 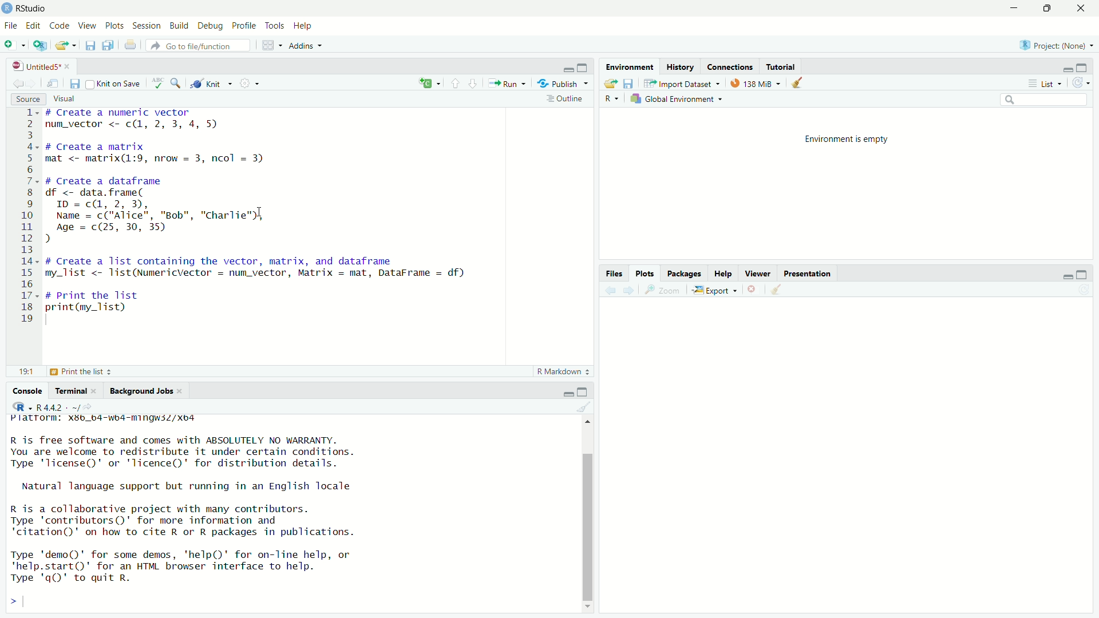 What do you see at coordinates (458, 83) in the screenshot?
I see `upward` at bounding box center [458, 83].